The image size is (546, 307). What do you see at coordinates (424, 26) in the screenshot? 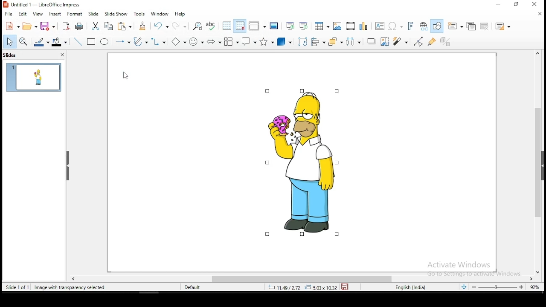
I see `insert hyperlink` at bounding box center [424, 26].